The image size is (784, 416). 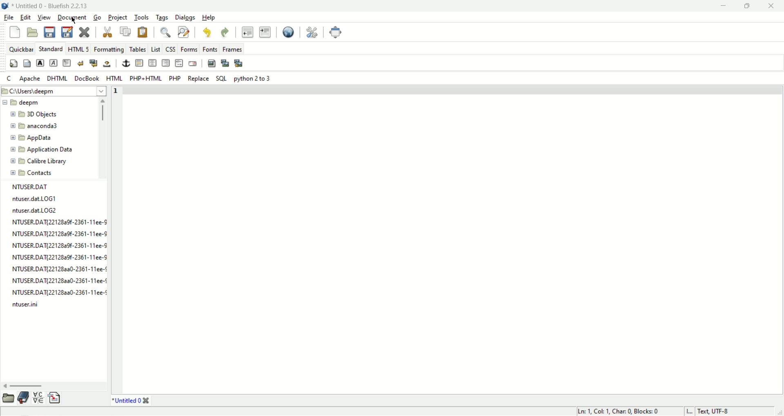 I want to click on find and replace, so click(x=183, y=32).